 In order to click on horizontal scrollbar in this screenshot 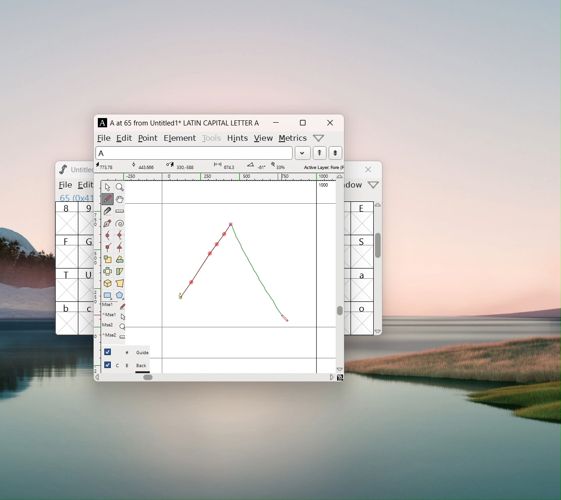, I will do `click(148, 377)`.